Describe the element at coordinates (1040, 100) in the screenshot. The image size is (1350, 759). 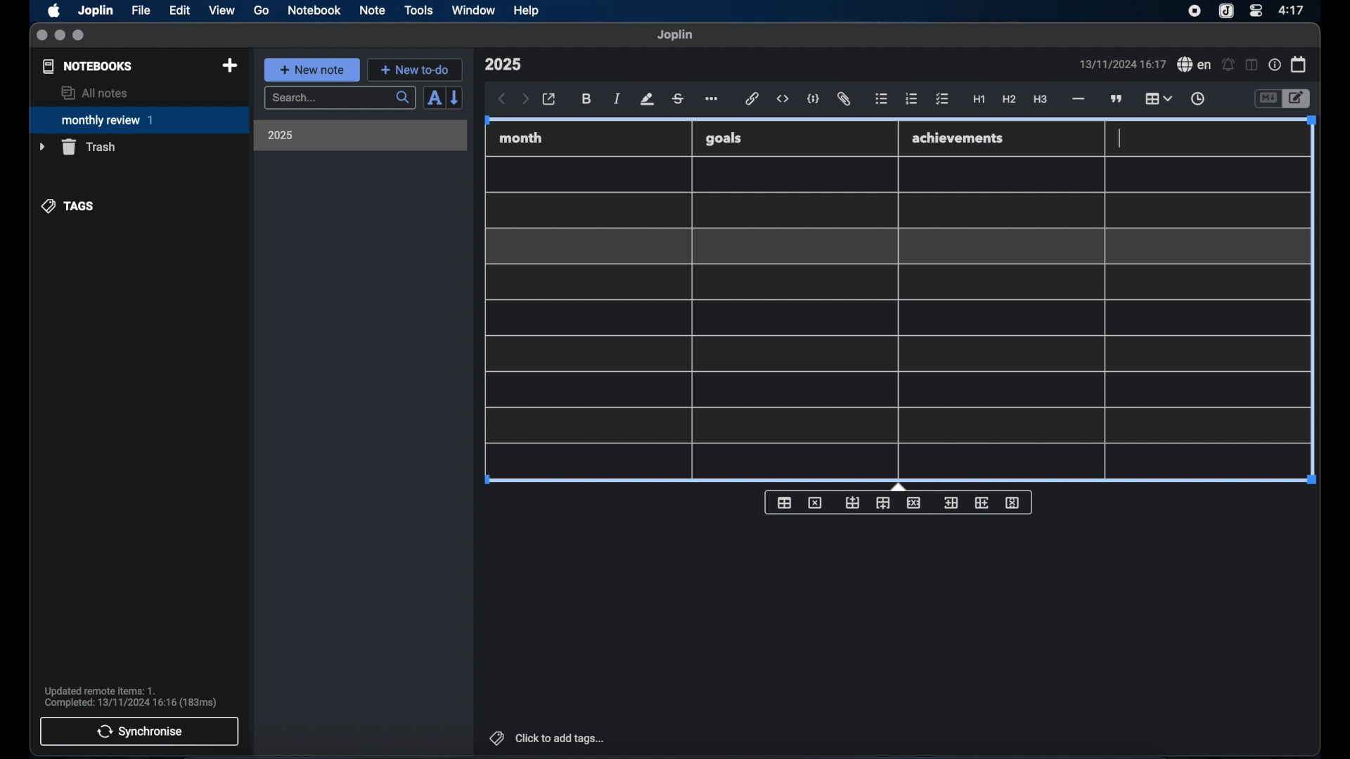
I see `heading 3` at that location.